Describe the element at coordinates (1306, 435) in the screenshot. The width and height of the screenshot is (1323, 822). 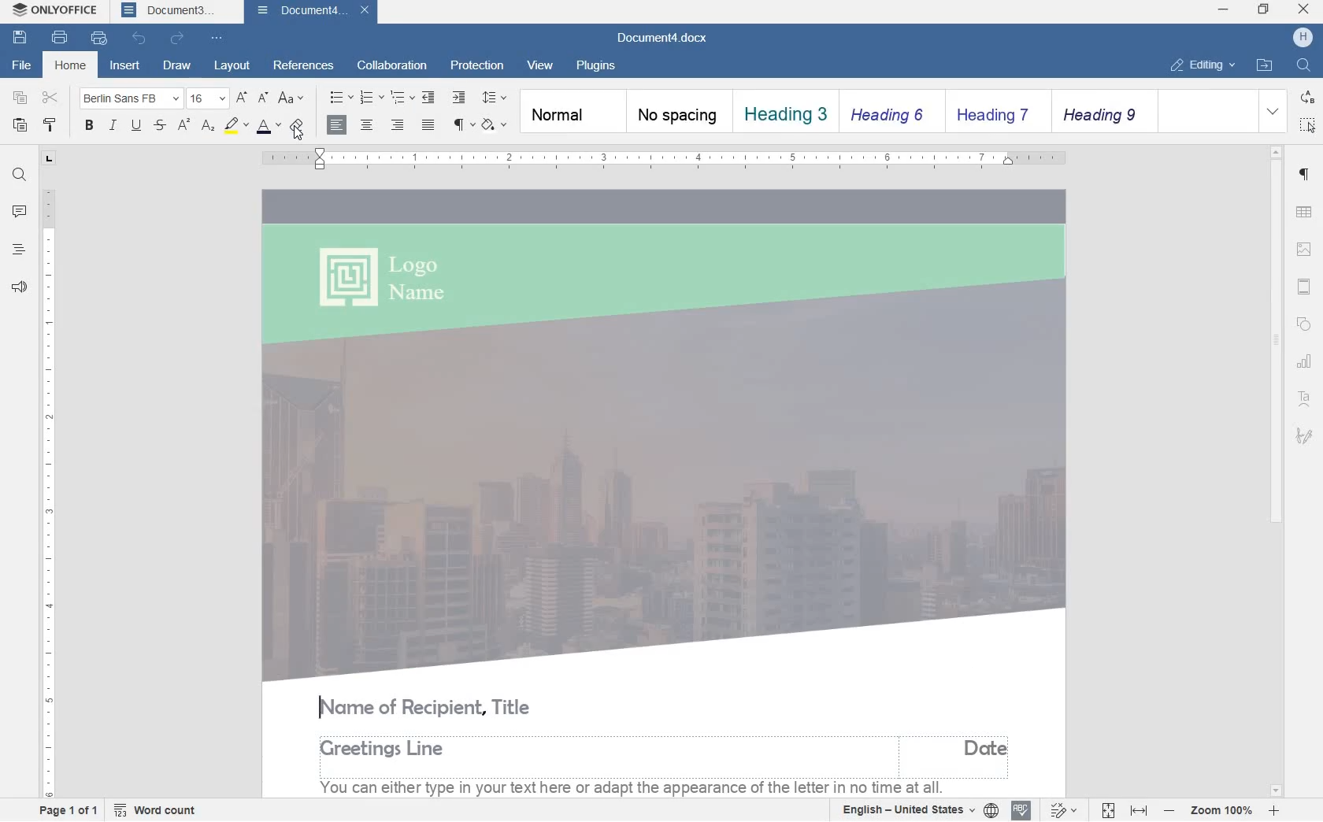
I see `signature` at that location.